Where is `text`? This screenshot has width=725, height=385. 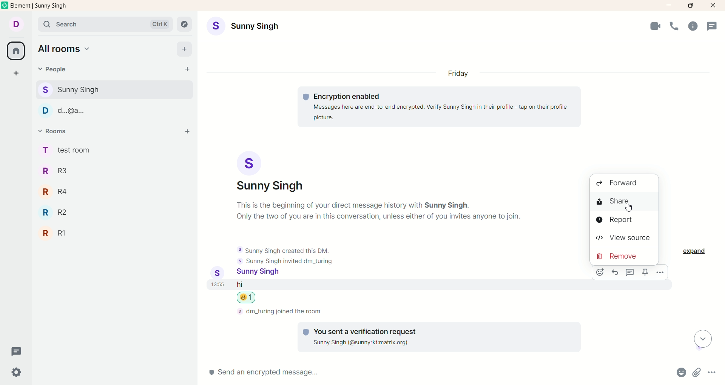
text is located at coordinates (439, 106).